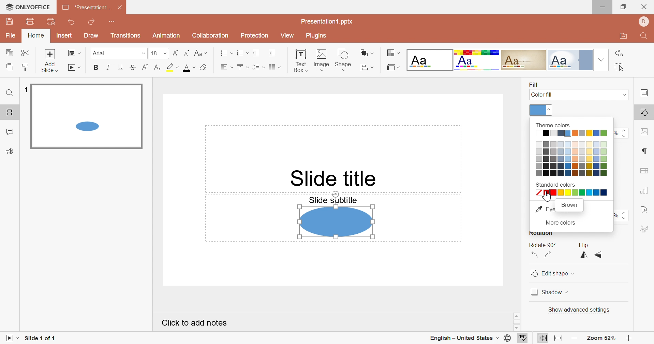 The image size is (654, 344). What do you see at coordinates (167, 35) in the screenshot?
I see `Animation` at bounding box center [167, 35].